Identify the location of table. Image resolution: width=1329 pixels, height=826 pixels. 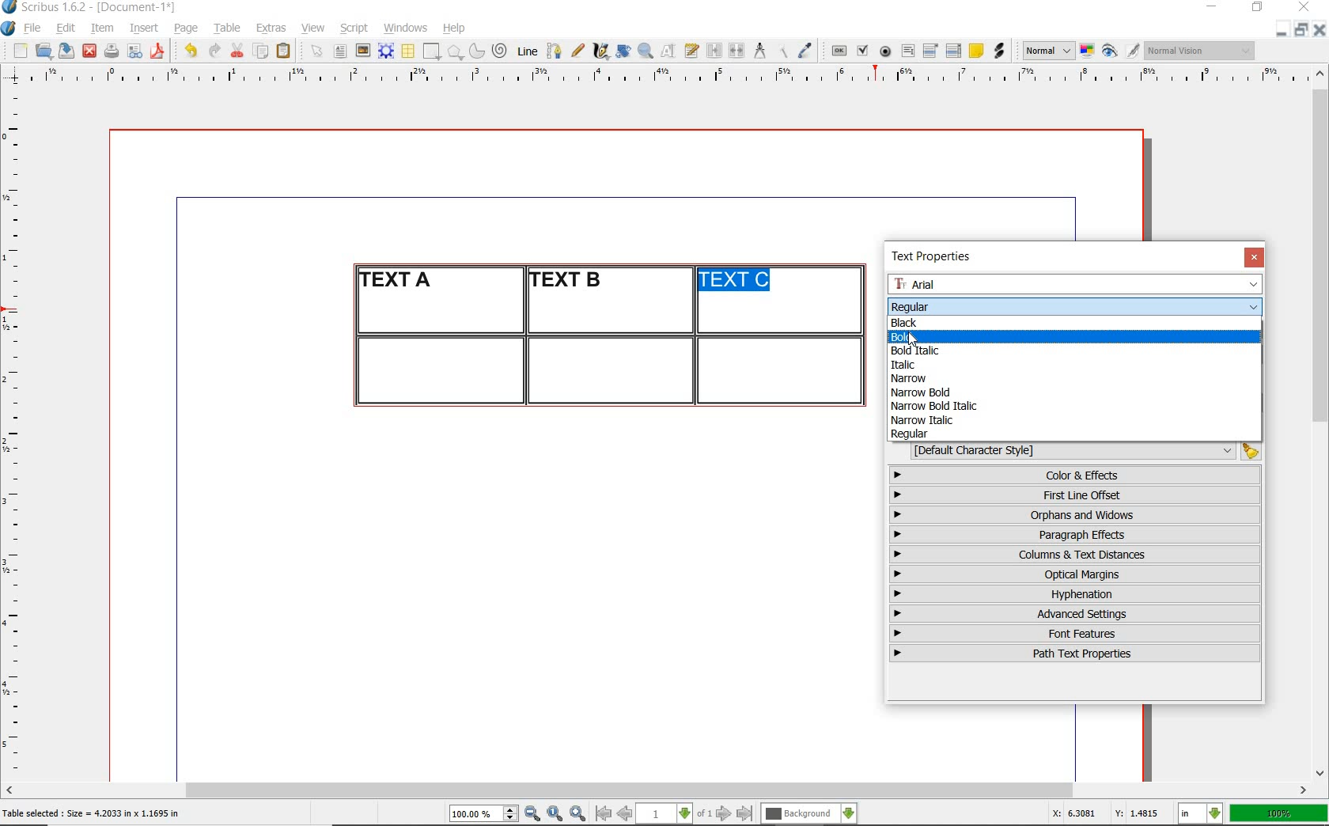
(228, 28).